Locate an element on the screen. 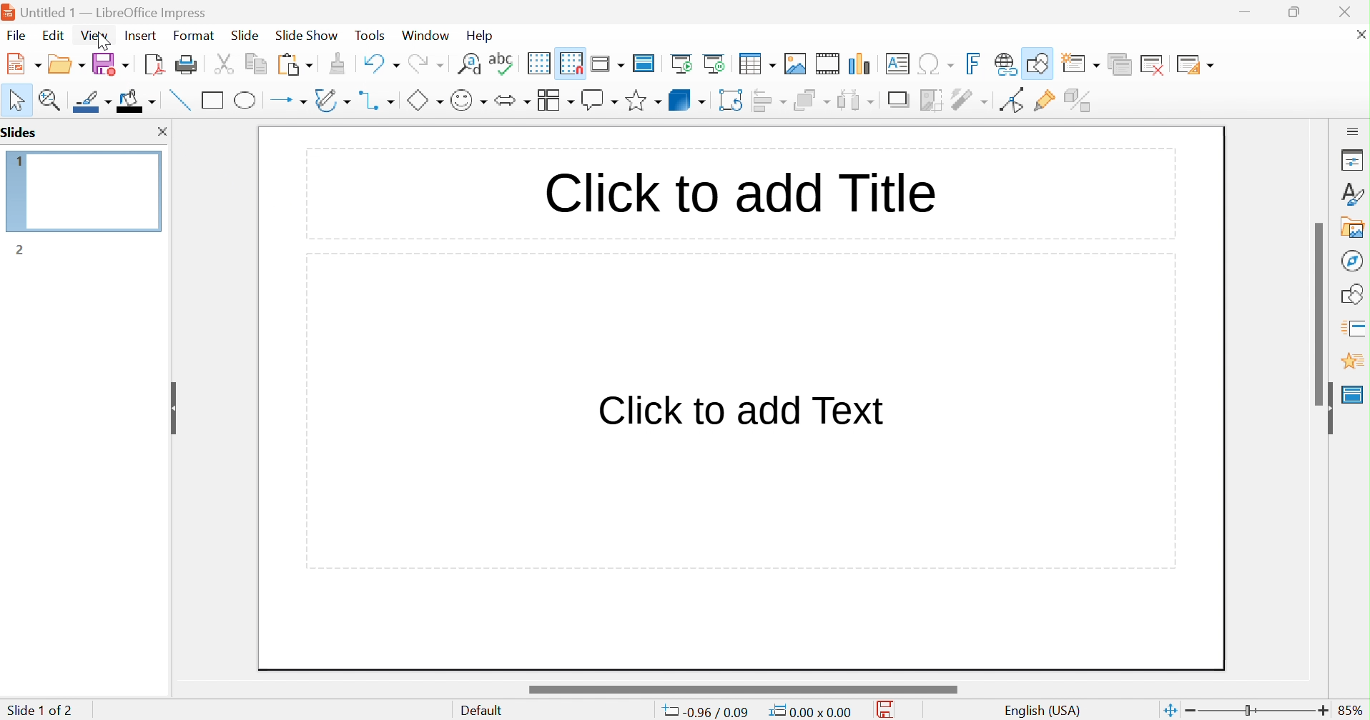 This screenshot has width=1370, height=720. slider is located at coordinates (1321, 313).